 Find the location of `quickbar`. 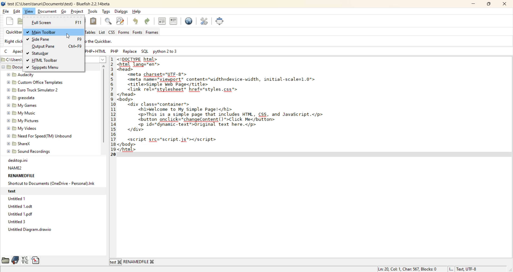

quickbar is located at coordinates (15, 32).